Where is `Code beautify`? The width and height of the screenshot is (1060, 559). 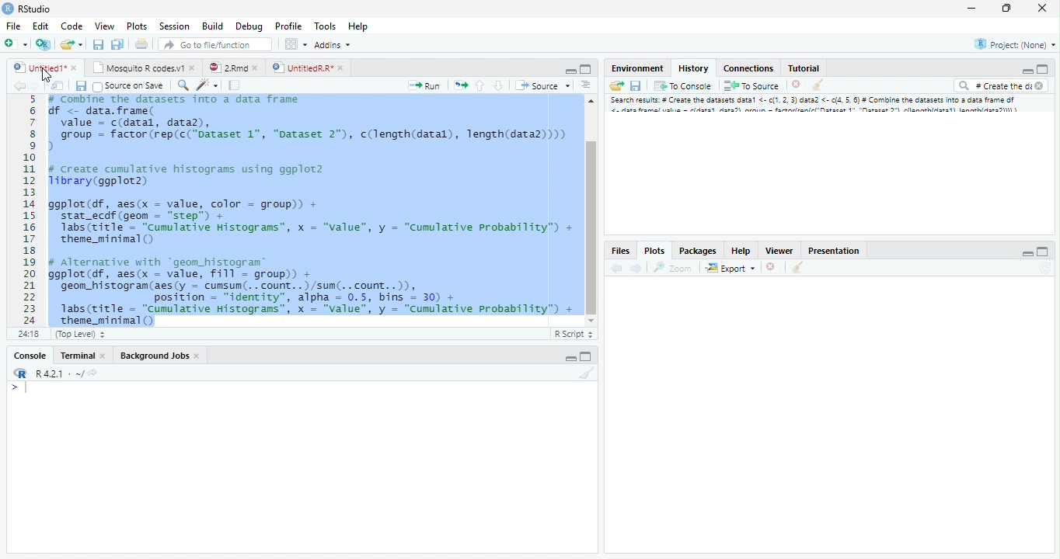 Code beautify is located at coordinates (209, 85).